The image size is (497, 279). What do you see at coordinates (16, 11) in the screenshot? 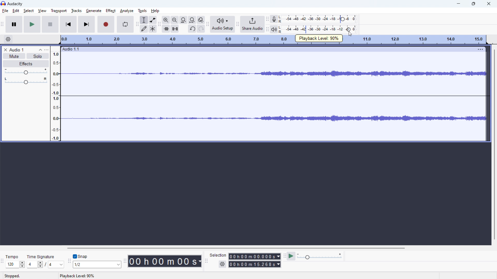
I see `edit` at bounding box center [16, 11].